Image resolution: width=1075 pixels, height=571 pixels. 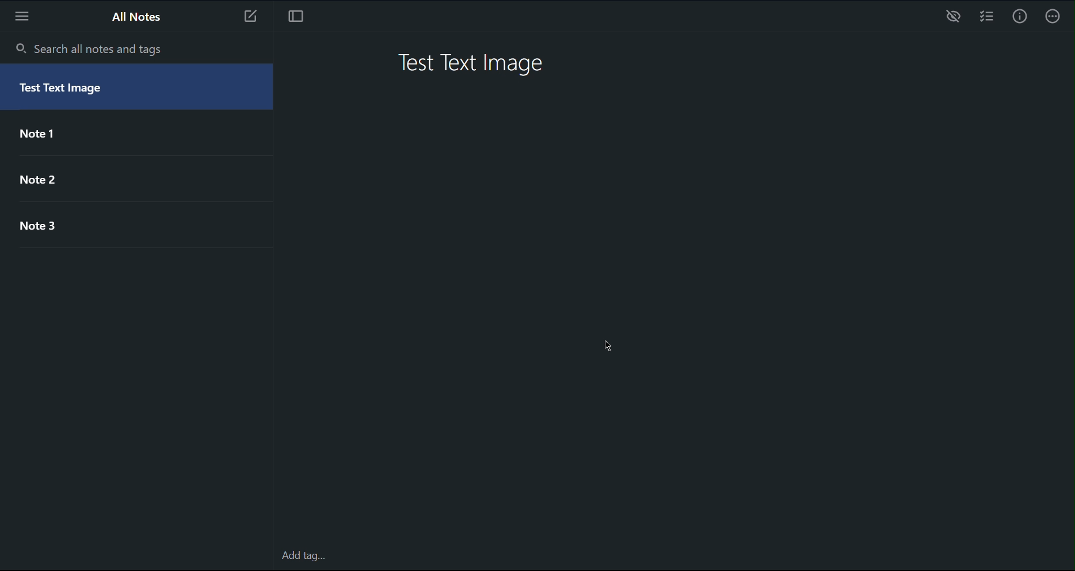 I want to click on More, so click(x=25, y=16).